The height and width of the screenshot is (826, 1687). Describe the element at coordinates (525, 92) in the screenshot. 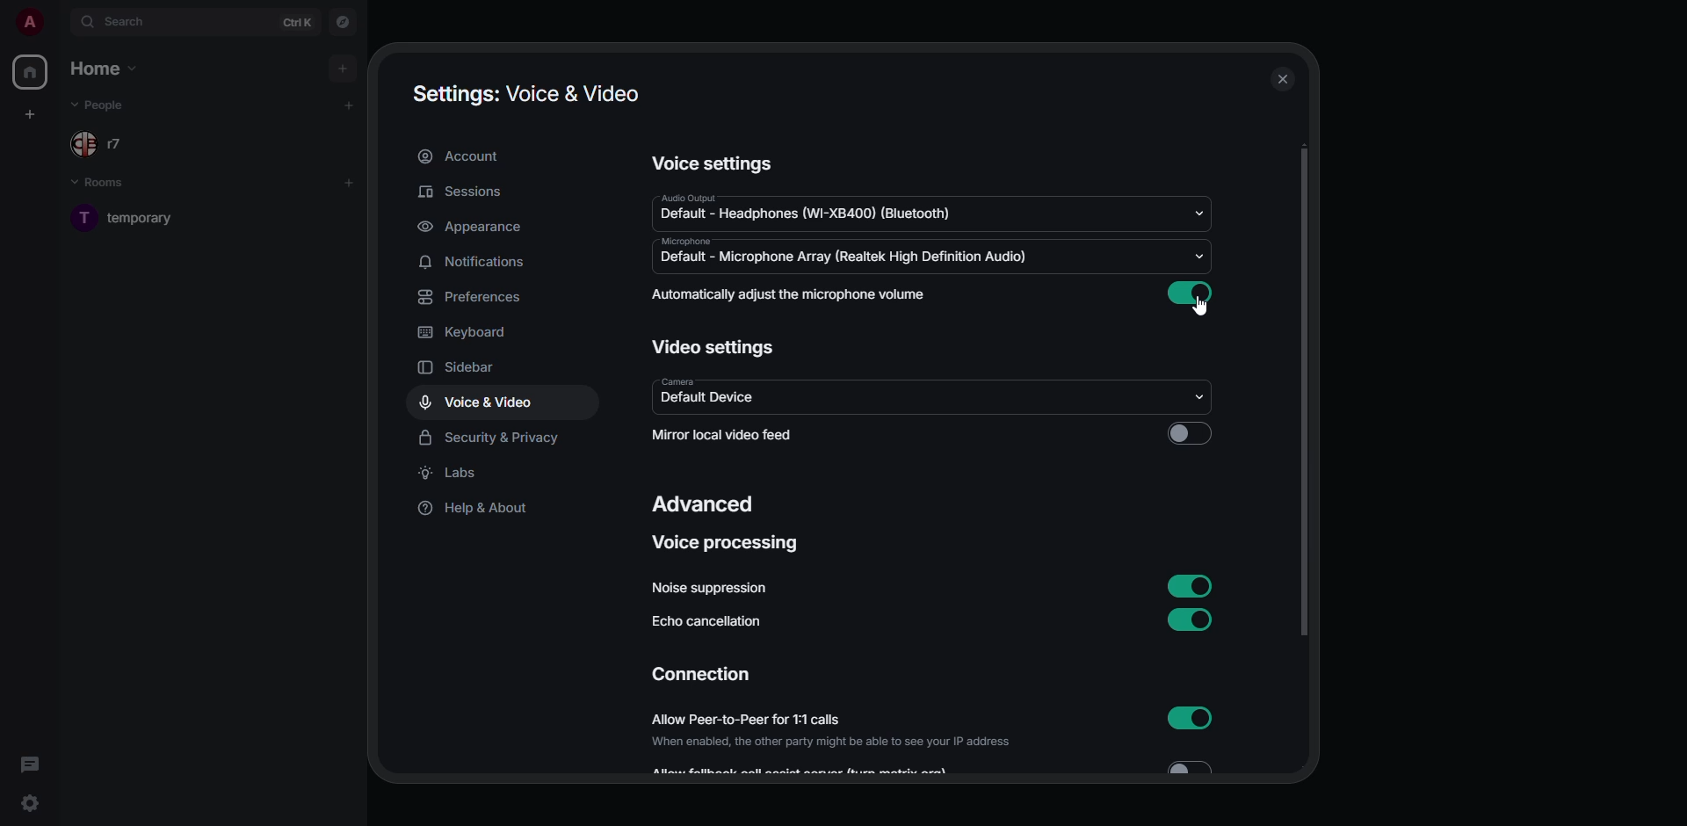

I see `settings voice & video` at that location.